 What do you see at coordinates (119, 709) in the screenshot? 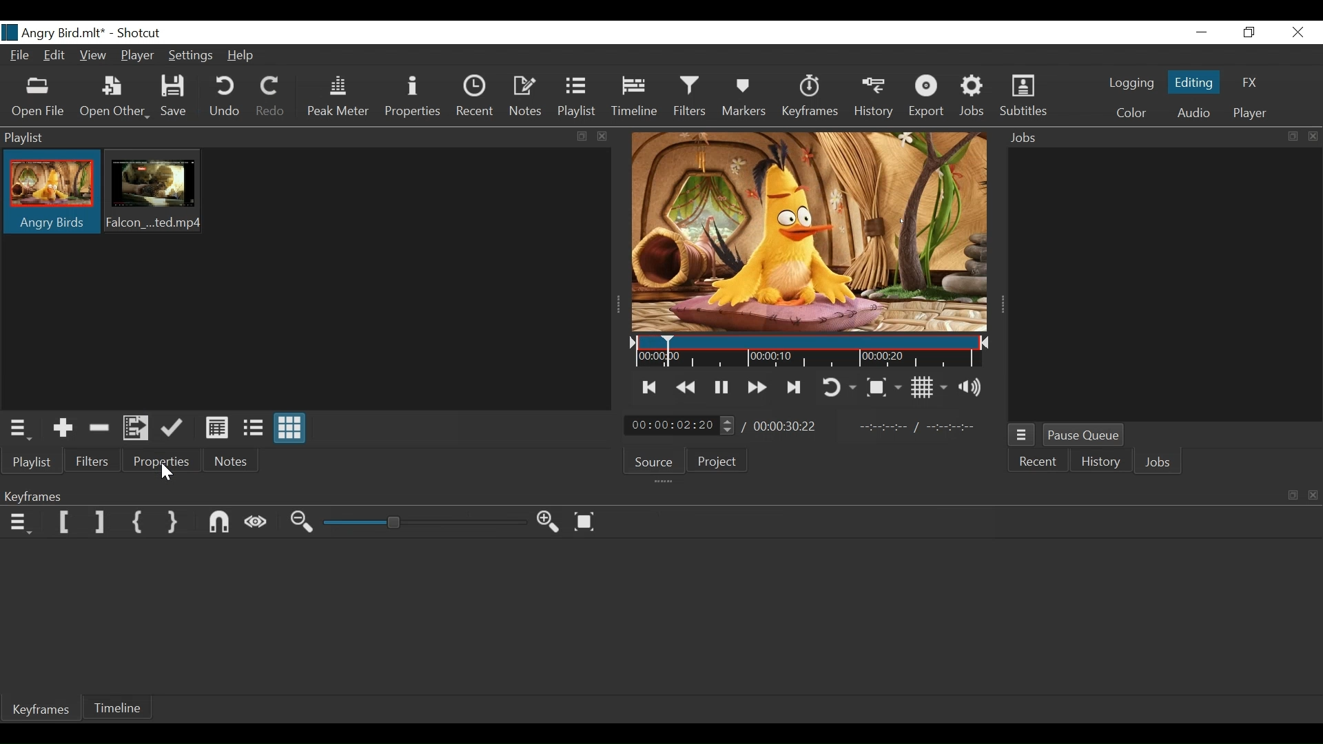
I see `Timeline` at bounding box center [119, 709].